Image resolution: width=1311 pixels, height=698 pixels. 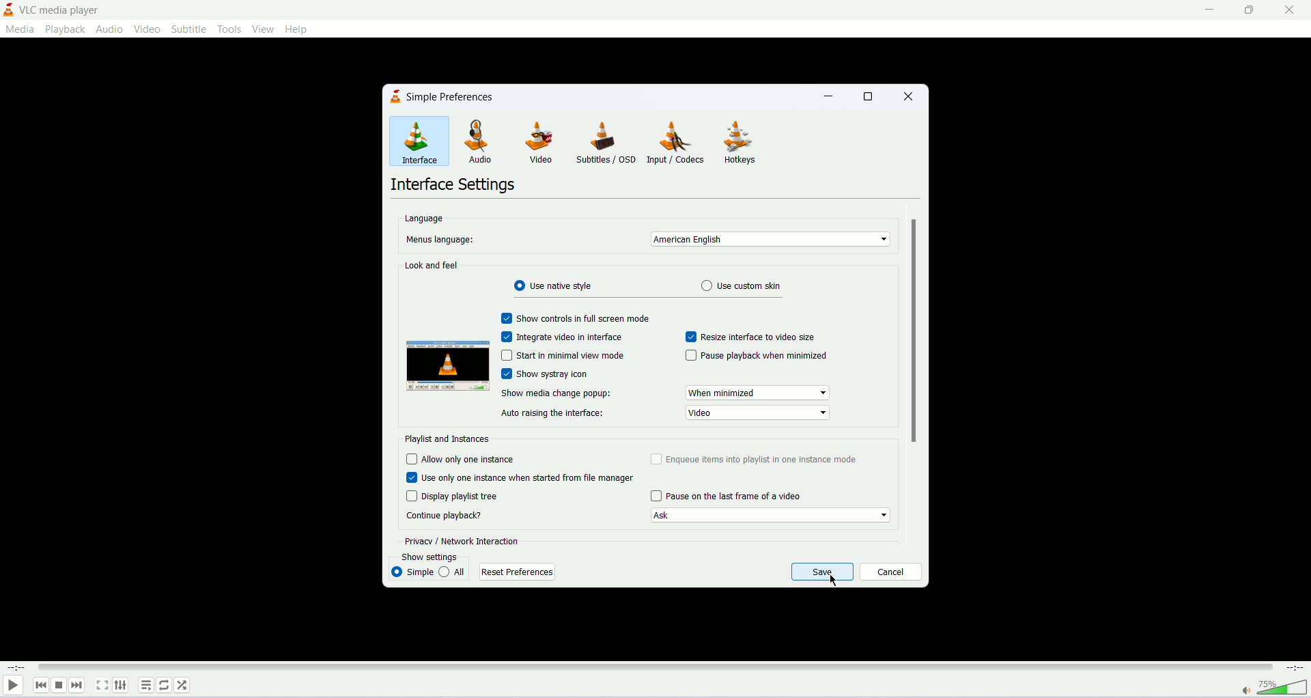 I want to click on interface settings, so click(x=454, y=186).